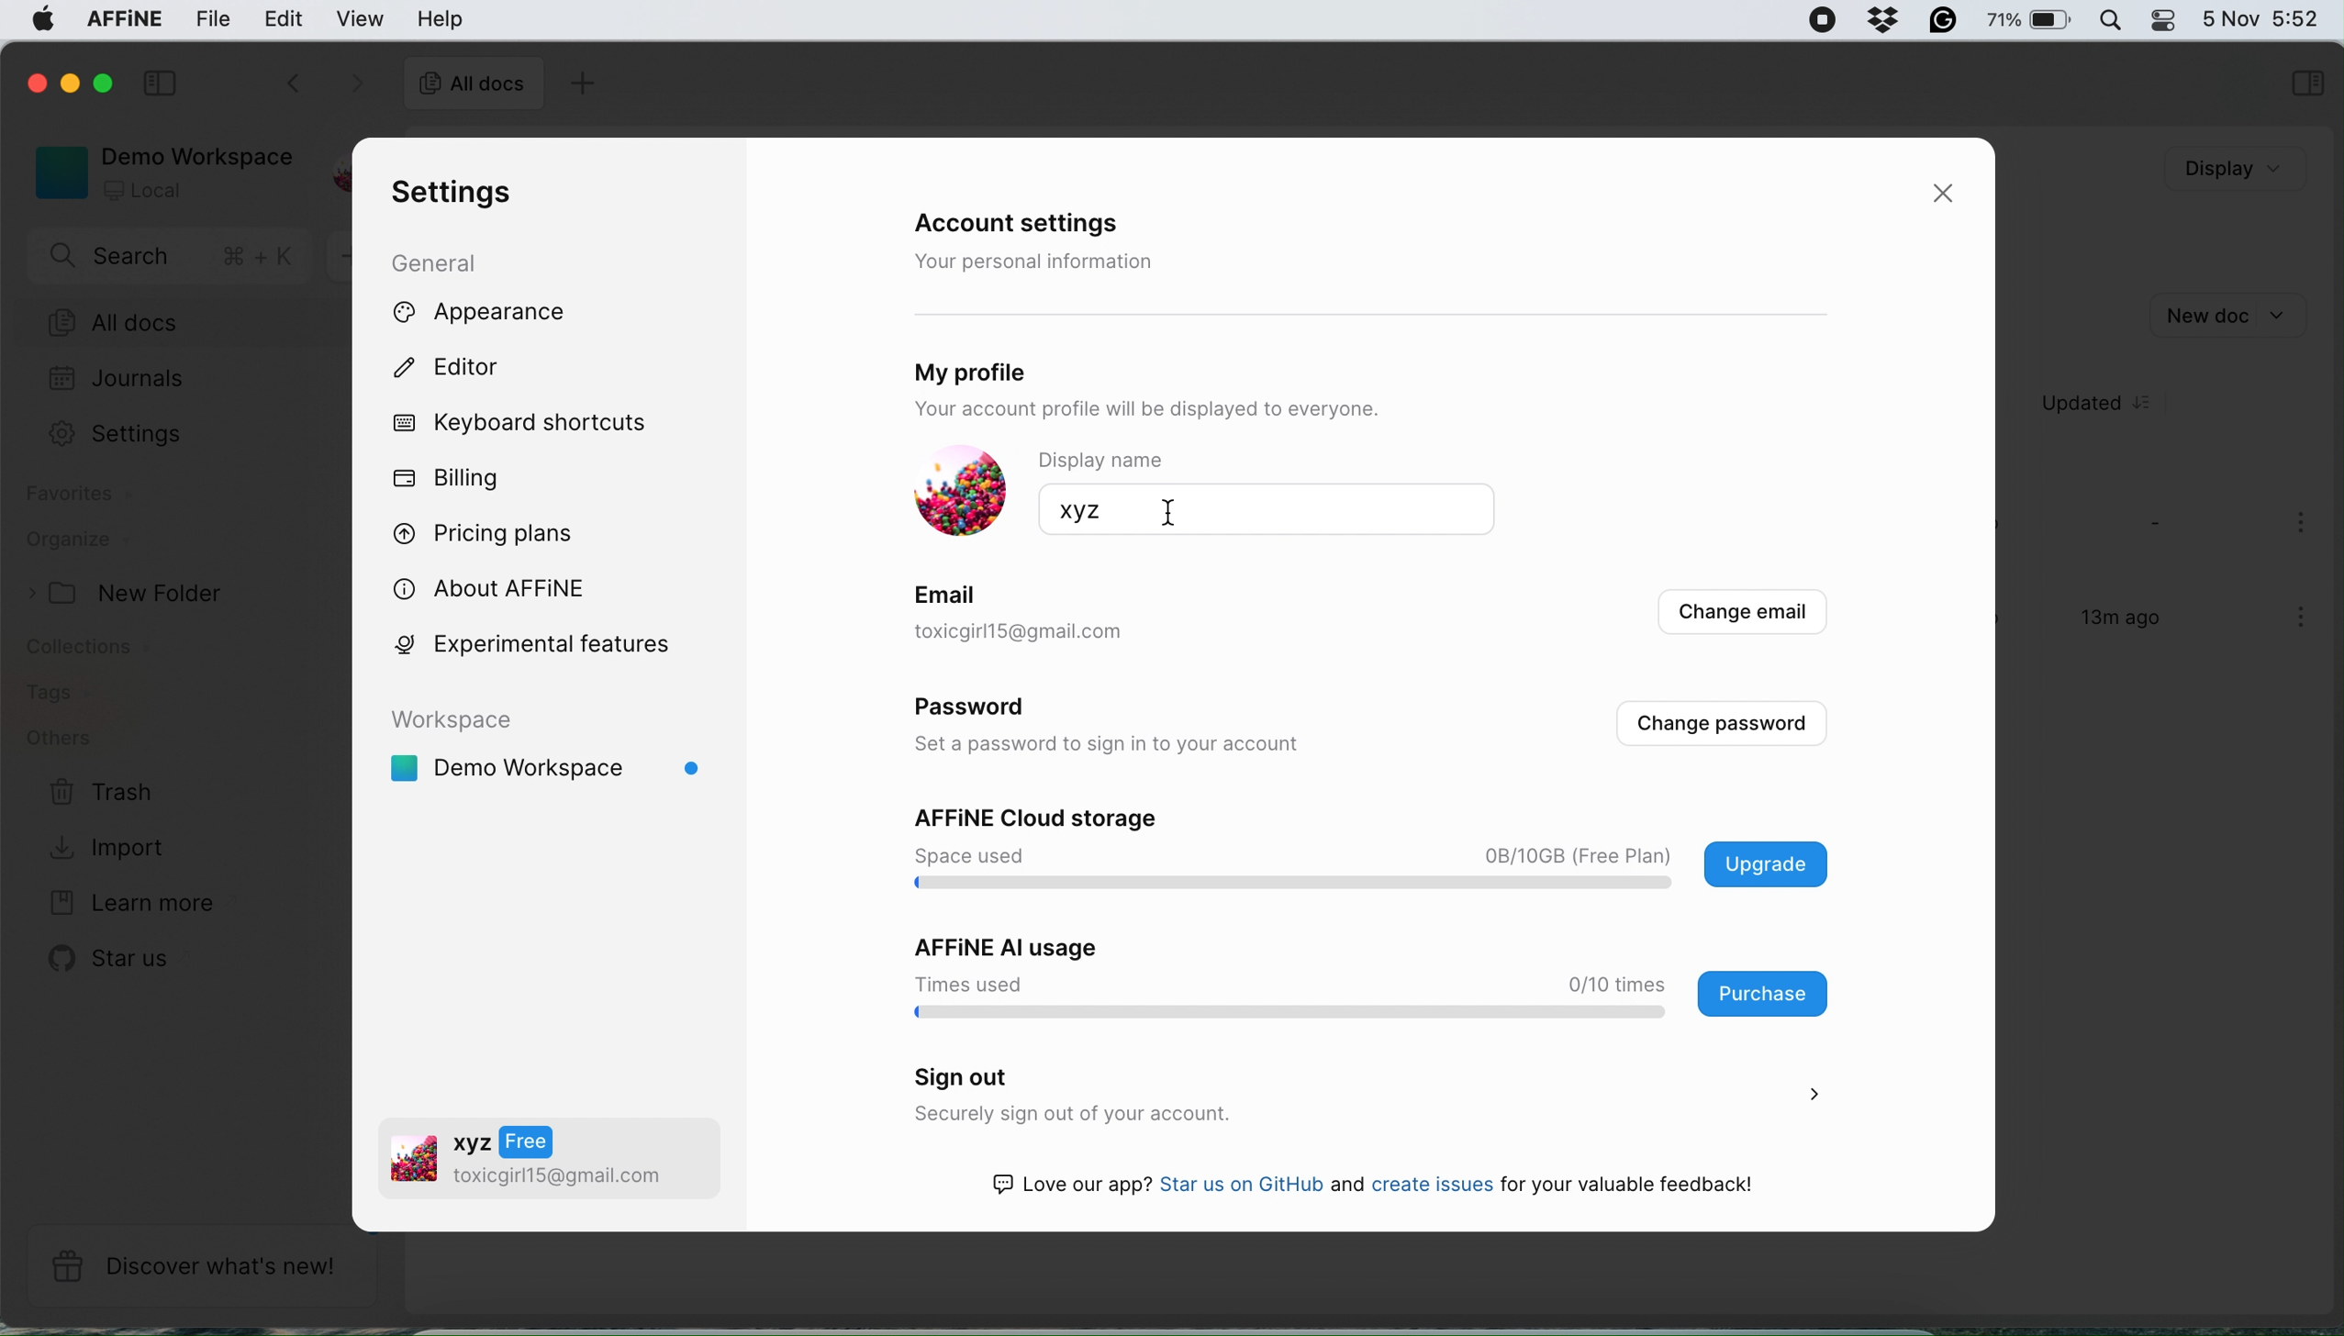 This screenshot has width=2344, height=1336. Describe the element at coordinates (2225, 313) in the screenshot. I see `new doc` at that location.